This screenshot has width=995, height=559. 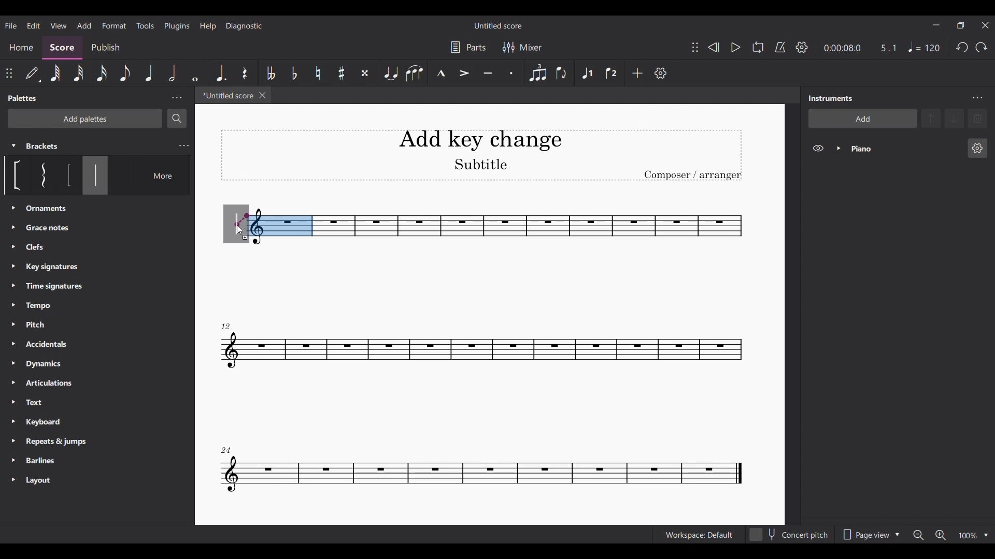 I want to click on Palettes title, so click(x=24, y=98).